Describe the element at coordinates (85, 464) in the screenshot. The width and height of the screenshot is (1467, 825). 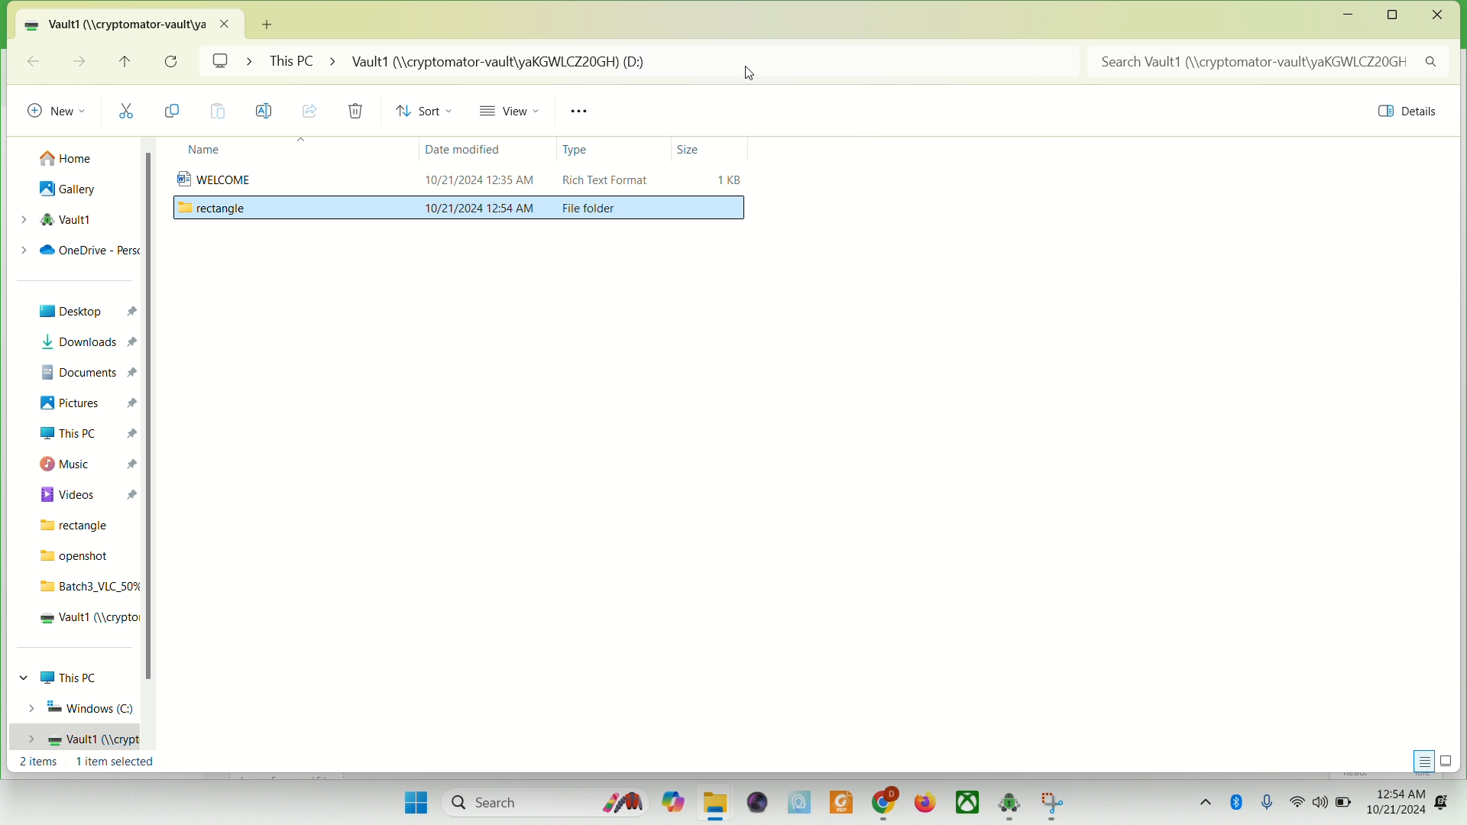
I see `music` at that location.